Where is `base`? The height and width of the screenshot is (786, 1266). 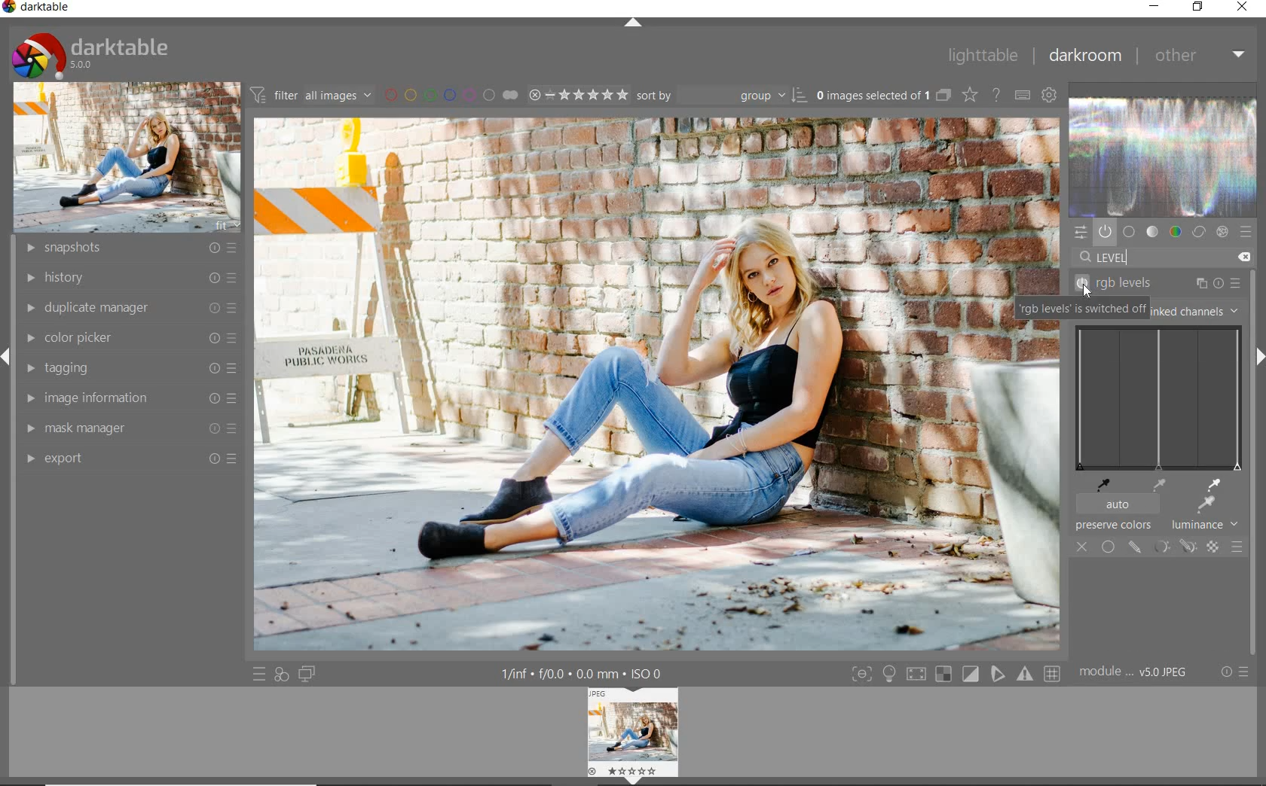 base is located at coordinates (1130, 230).